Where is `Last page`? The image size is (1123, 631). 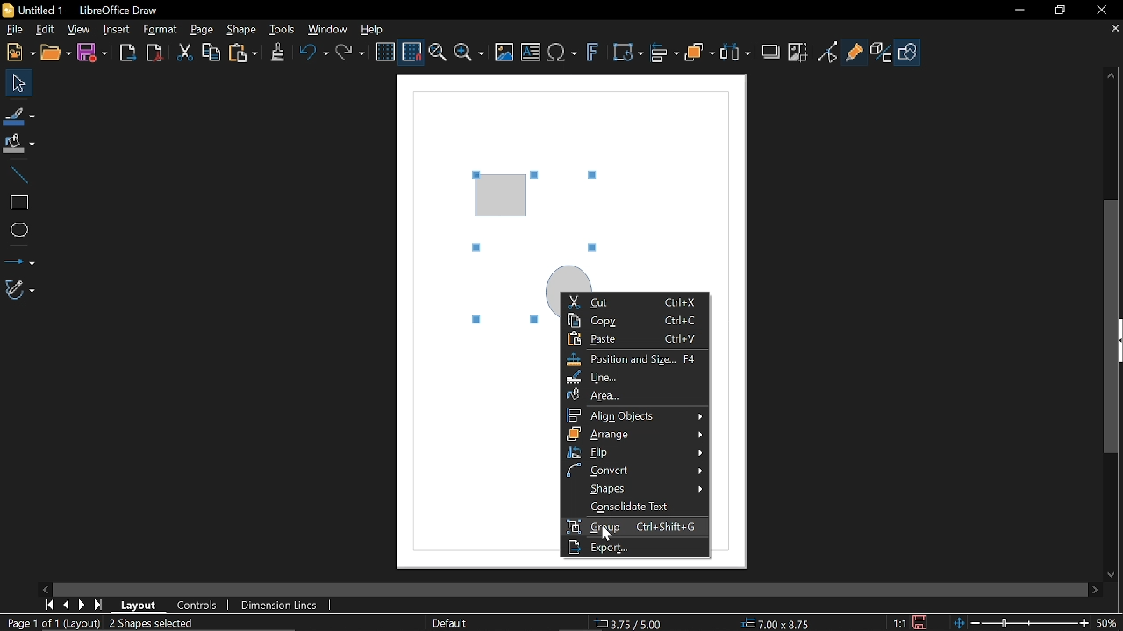 Last page is located at coordinates (101, 606).